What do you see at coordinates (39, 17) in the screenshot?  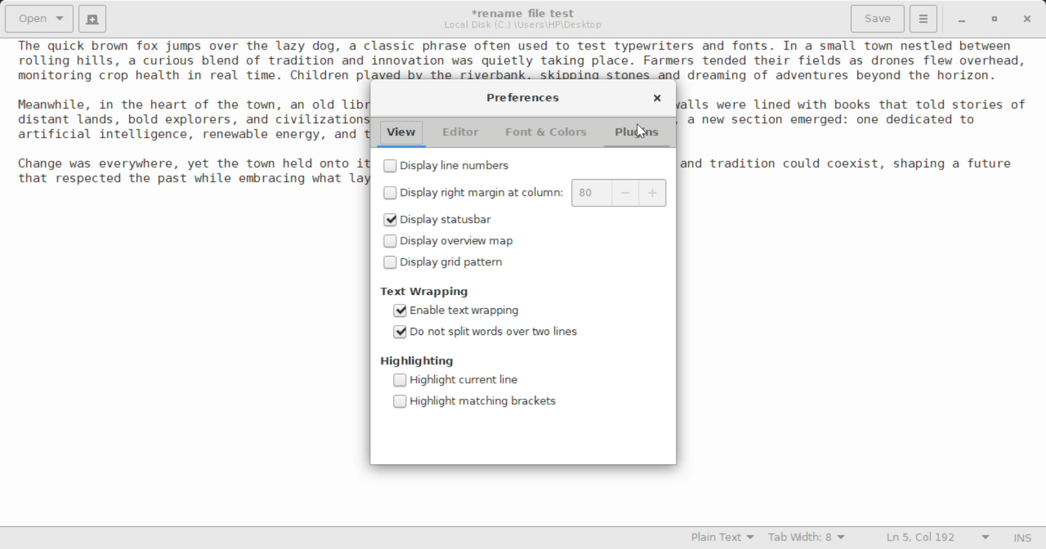 I see `Open Document` at bounding box center [39, 17].